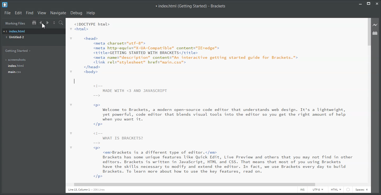 The width and height of the screenshot is (381, 195). Describe the element at coordinates (376, 33) in the screenshot. I see `Extension Manager` at that location.